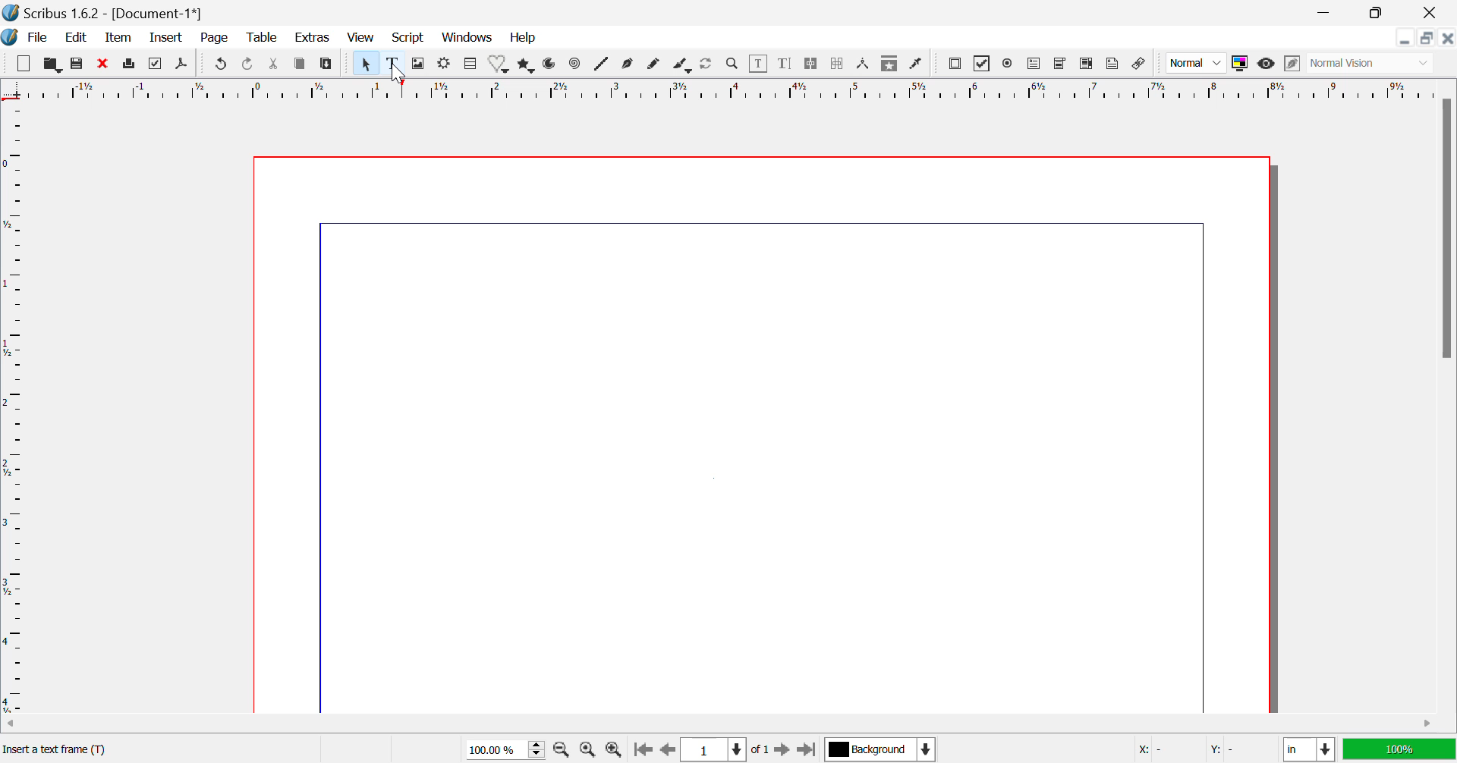 This screenshot has width=1457, height=763. Describe the element at coordinates (805, 749) in the screenshot. I see `Last Page` at that location.